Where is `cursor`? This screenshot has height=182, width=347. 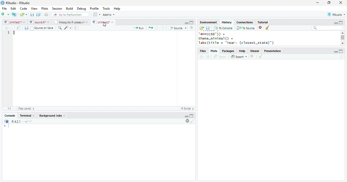
cursor is located at coordinates (15, 33).